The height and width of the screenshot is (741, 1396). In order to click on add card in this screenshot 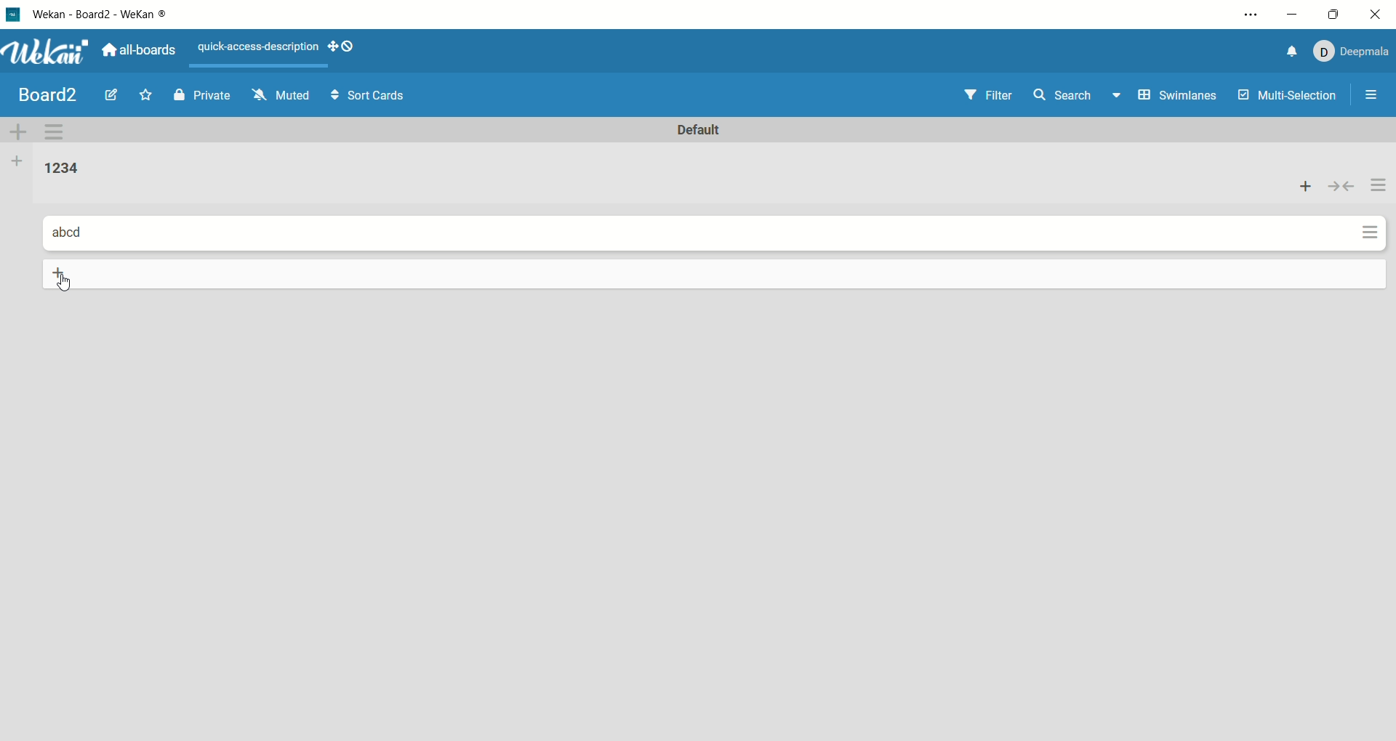, I will do `click(54, 273)`.